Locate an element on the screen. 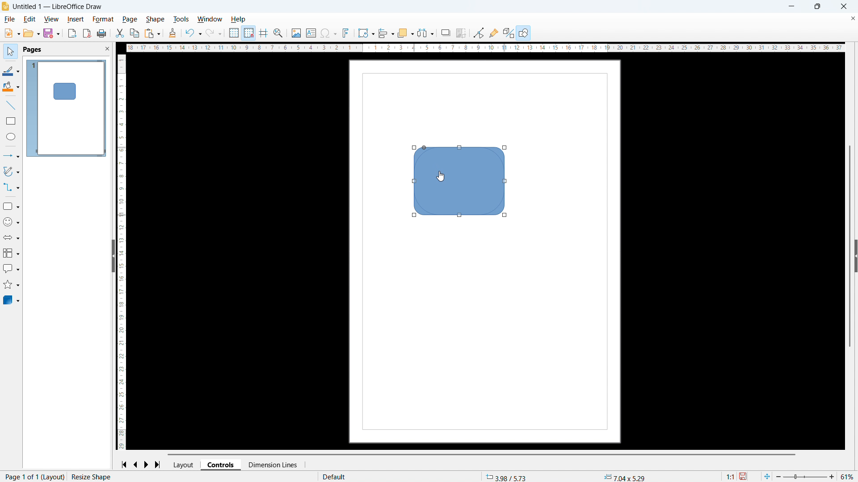  Horizontal ruler  is located at coordinates (483, 48).